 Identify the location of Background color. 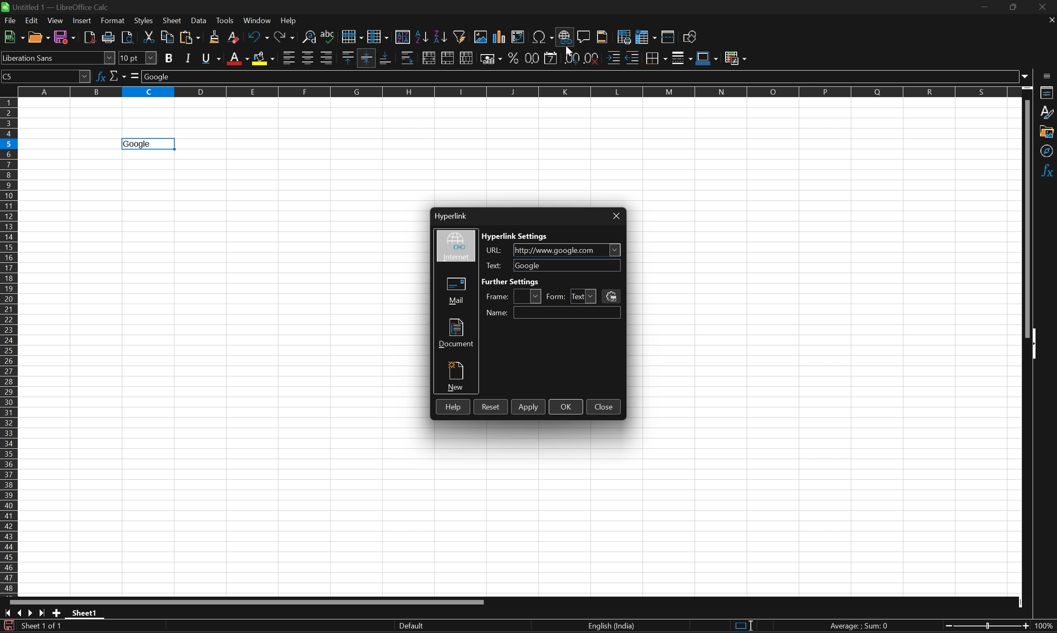
(264, 58).